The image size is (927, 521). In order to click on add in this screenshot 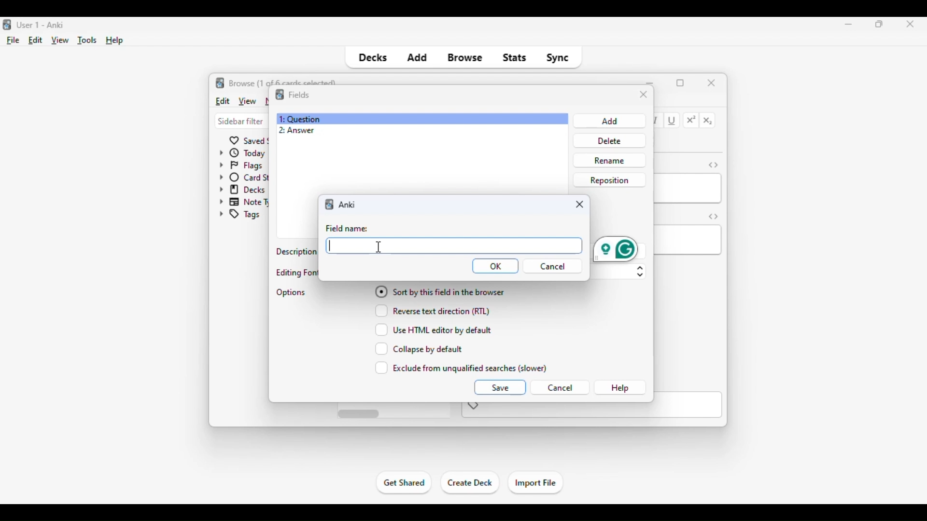, I will do `click(417, 58)`.